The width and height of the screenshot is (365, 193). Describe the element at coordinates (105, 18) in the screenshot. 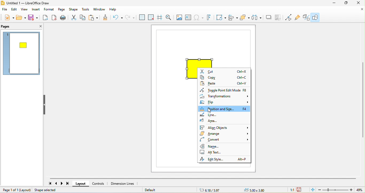

I see `clone formatting` at that location.